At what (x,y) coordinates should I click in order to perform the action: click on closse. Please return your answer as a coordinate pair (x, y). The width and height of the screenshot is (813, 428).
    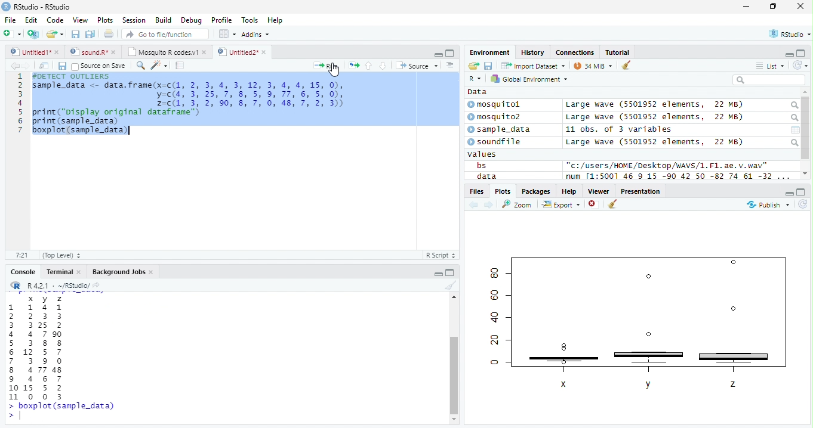
    Looking at the image, I should click on (801, 6).